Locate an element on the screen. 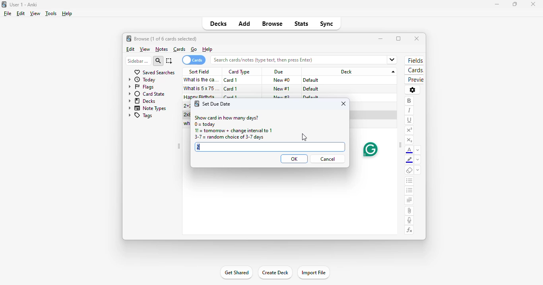  select formatting to remove is located at coordinates (418, 171).